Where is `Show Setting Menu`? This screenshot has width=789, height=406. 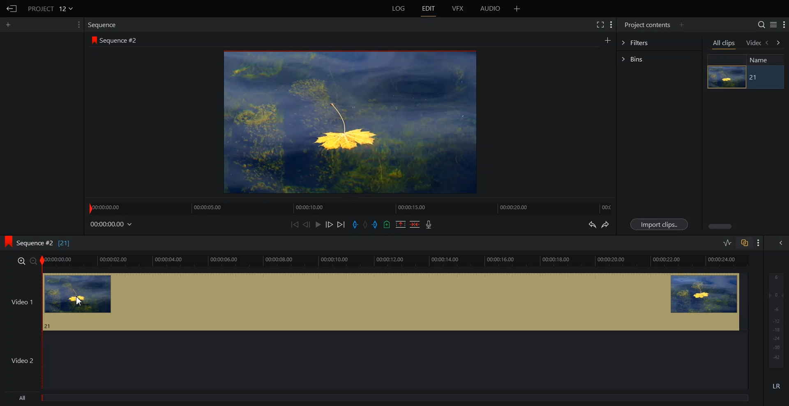
Show Setting Menu is located at coordinates (78, 25).